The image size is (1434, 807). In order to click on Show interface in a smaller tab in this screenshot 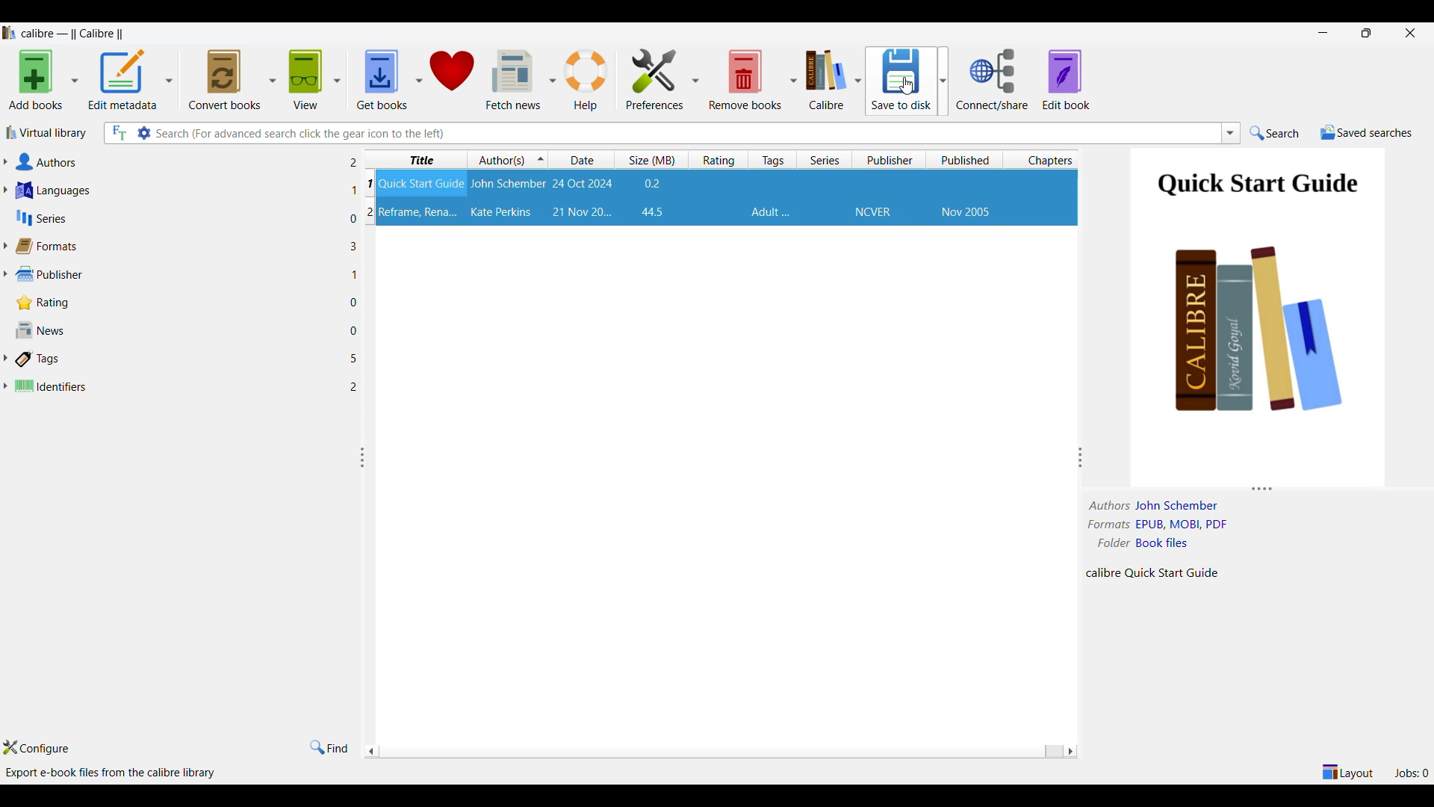, I will do `click(1367, 32)`.